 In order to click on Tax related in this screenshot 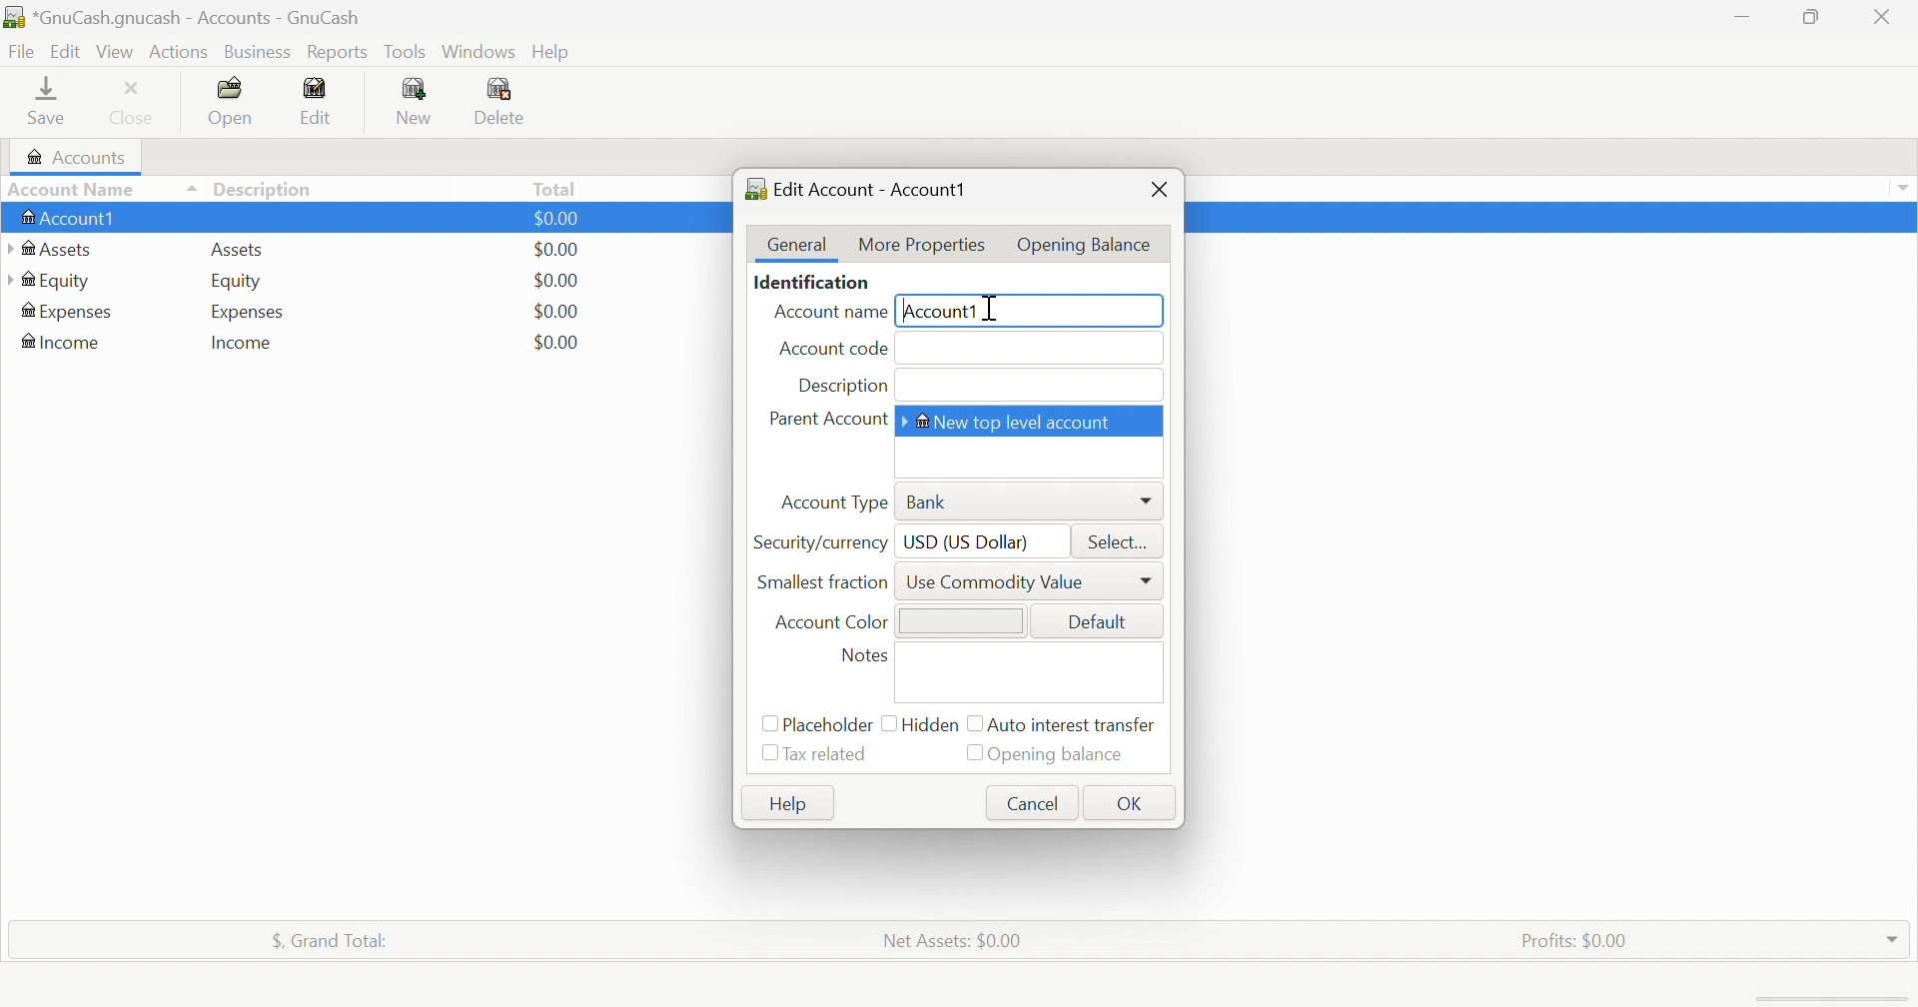, I will do `click(826, 754)`.